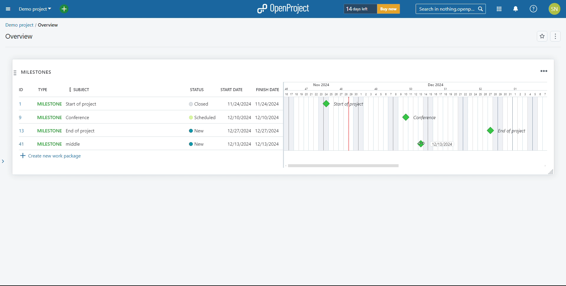  What do you see at coordinates (406, 117) in the screenshot?
I see `milestone 9` at bounding box center [406, 117].